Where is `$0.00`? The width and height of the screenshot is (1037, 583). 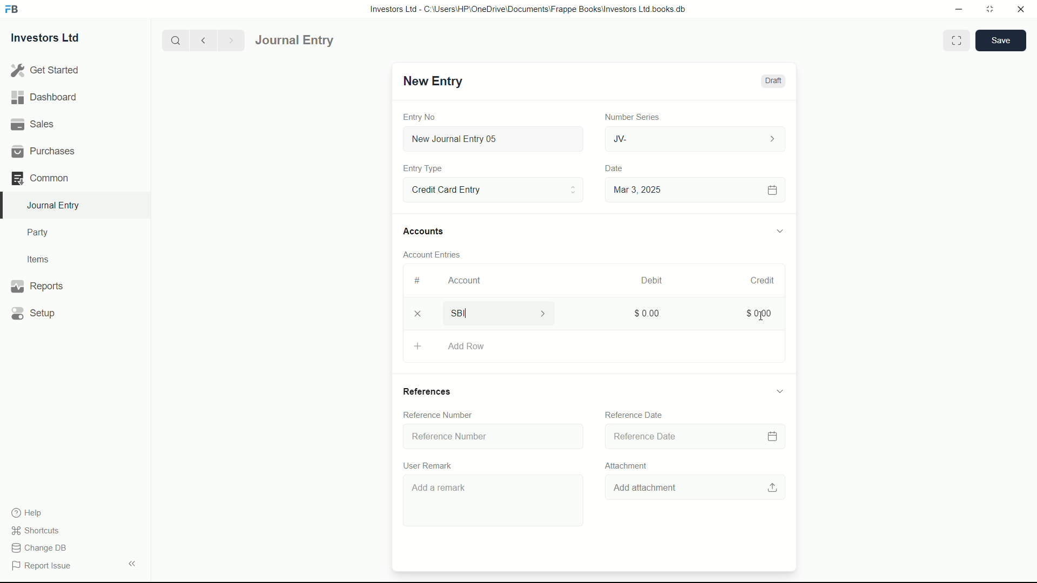 $0.00 is located at coordinates (755, 311).